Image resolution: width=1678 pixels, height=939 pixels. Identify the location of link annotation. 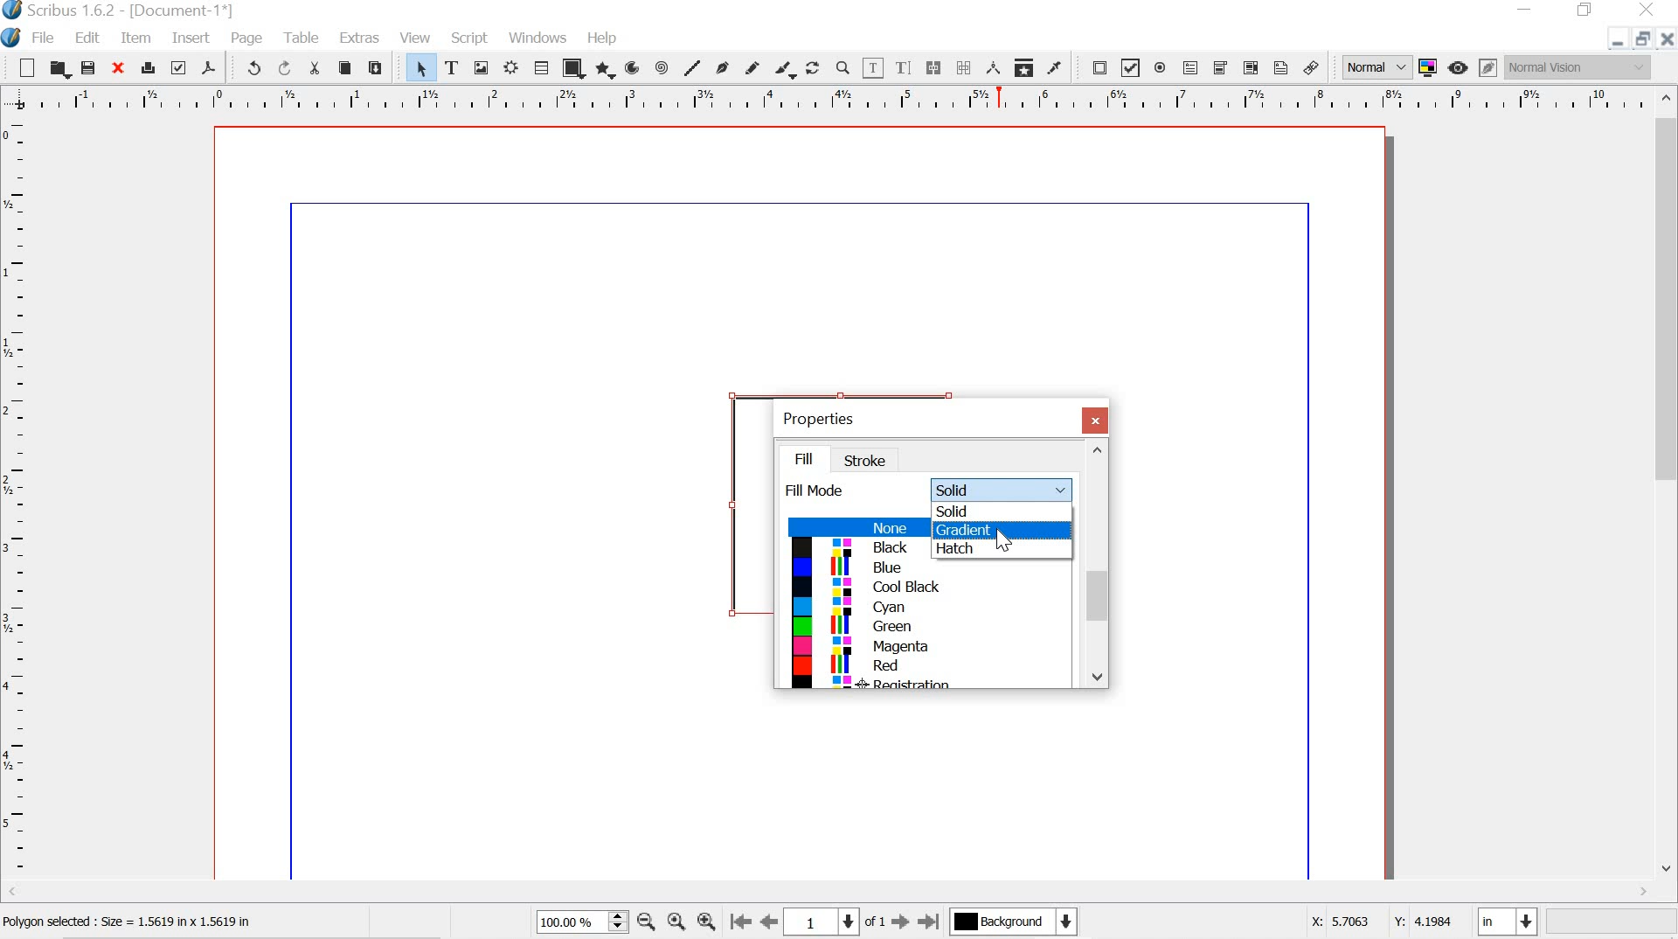
(1312, 65).